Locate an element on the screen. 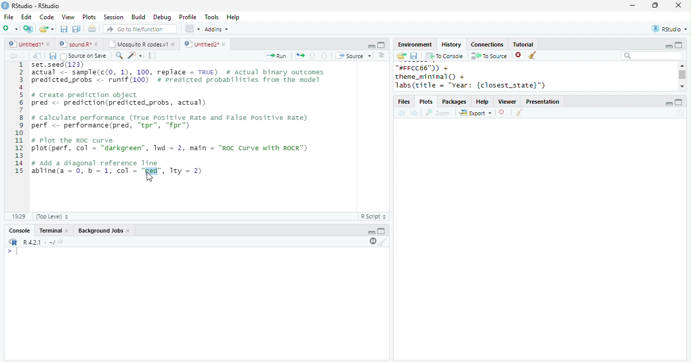  set.seed(123) actual <- sample(c(0, 1), 100, replace = TRUE) # Actual binary outcomespredicted probs < runif(100) # Predicted probabilities from the model is located at coordinates (180, 75).